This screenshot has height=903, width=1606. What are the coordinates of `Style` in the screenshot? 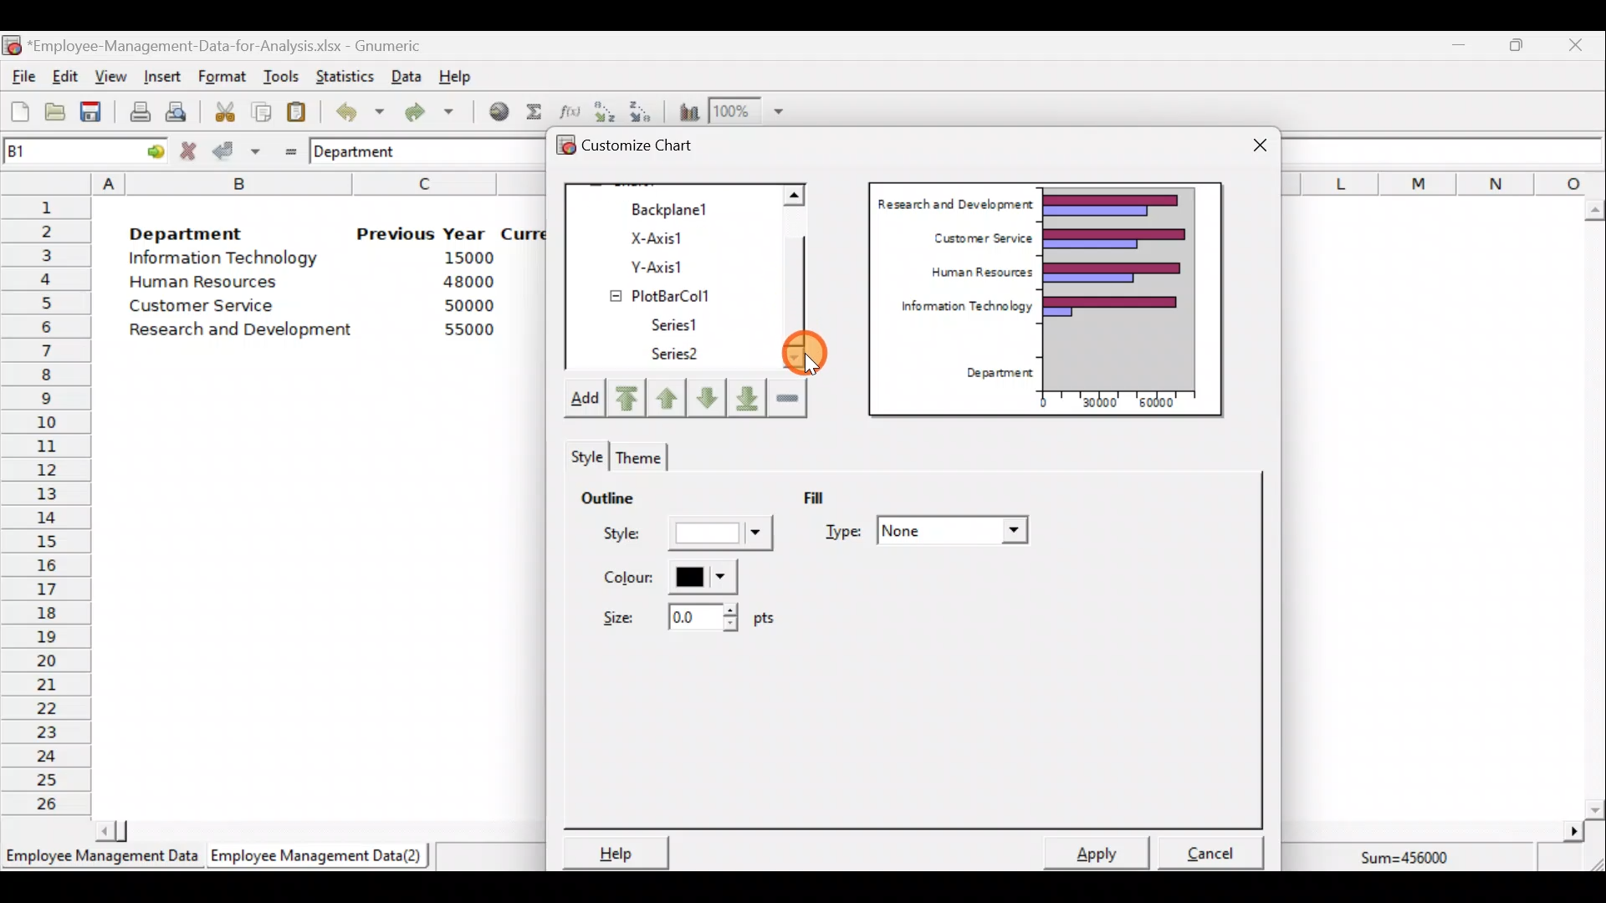 It's located at (691, 538).